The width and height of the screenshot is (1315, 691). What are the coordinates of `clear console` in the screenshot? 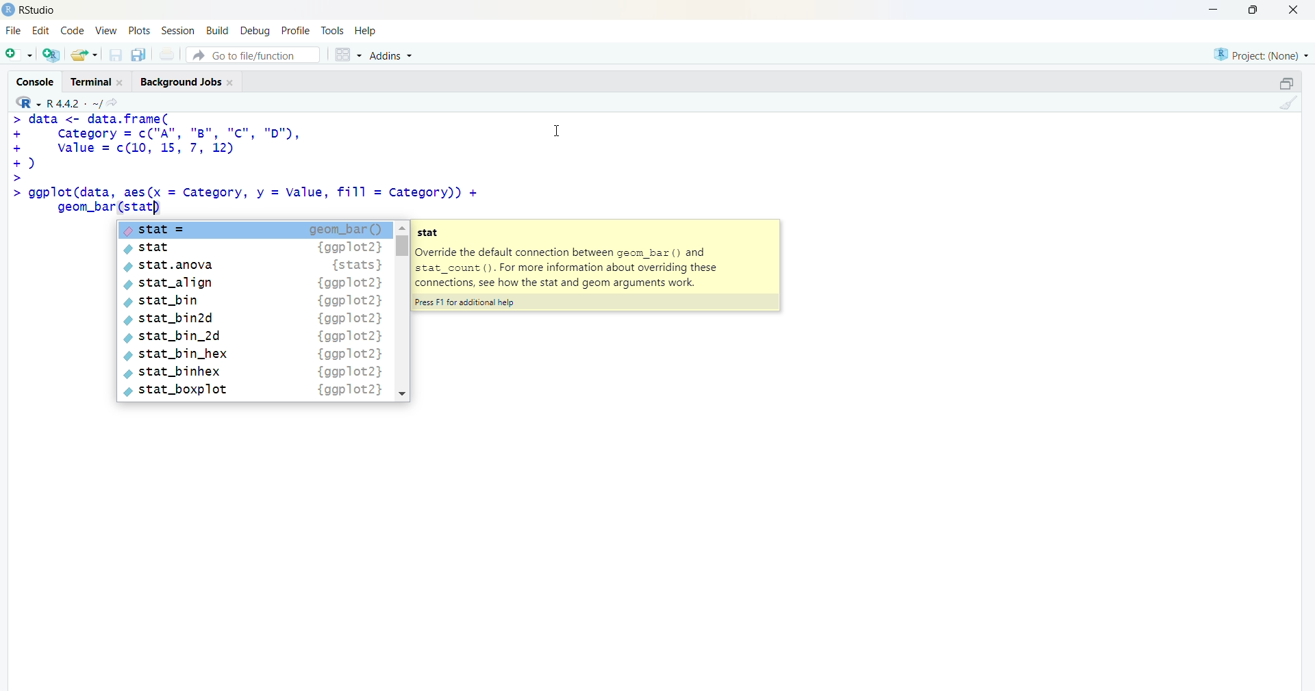 It's located at (1286, 103).